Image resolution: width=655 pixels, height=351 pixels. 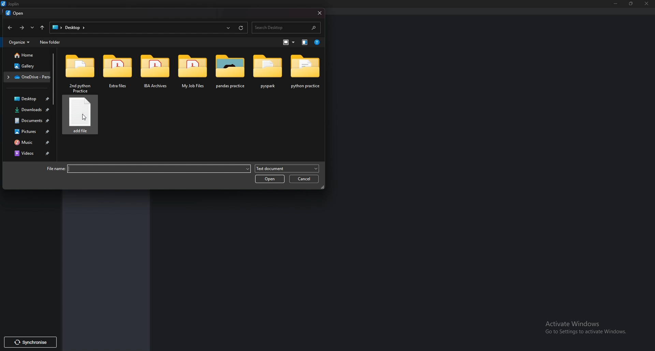 What do you see at coordinates (19, 43) in the screenshot?
I see `Organize` at bounding box center [19, 43].